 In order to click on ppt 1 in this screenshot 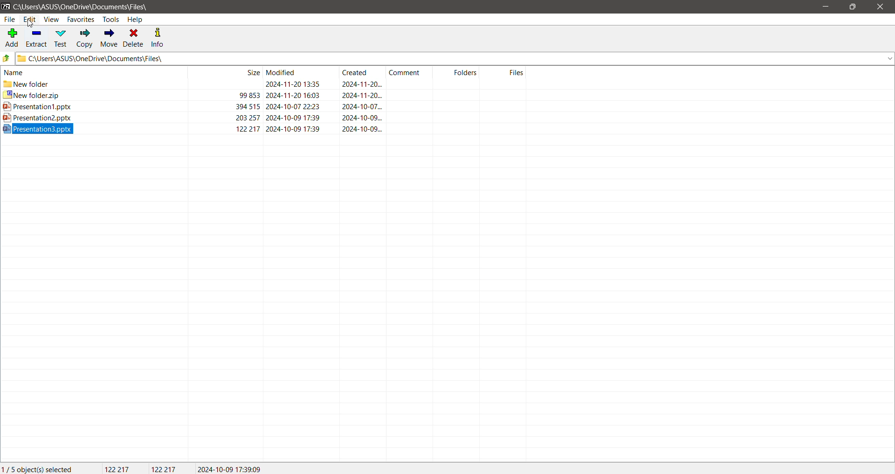, I will do `click(264, 107)`.